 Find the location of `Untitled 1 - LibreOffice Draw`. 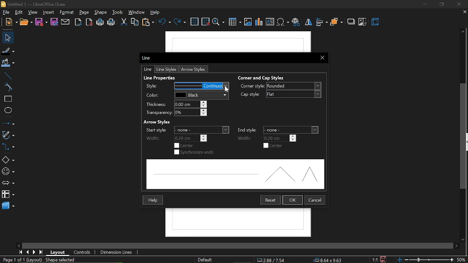

Untitled 1 - LibreOffice Draw is located at coordinates (34, 4).